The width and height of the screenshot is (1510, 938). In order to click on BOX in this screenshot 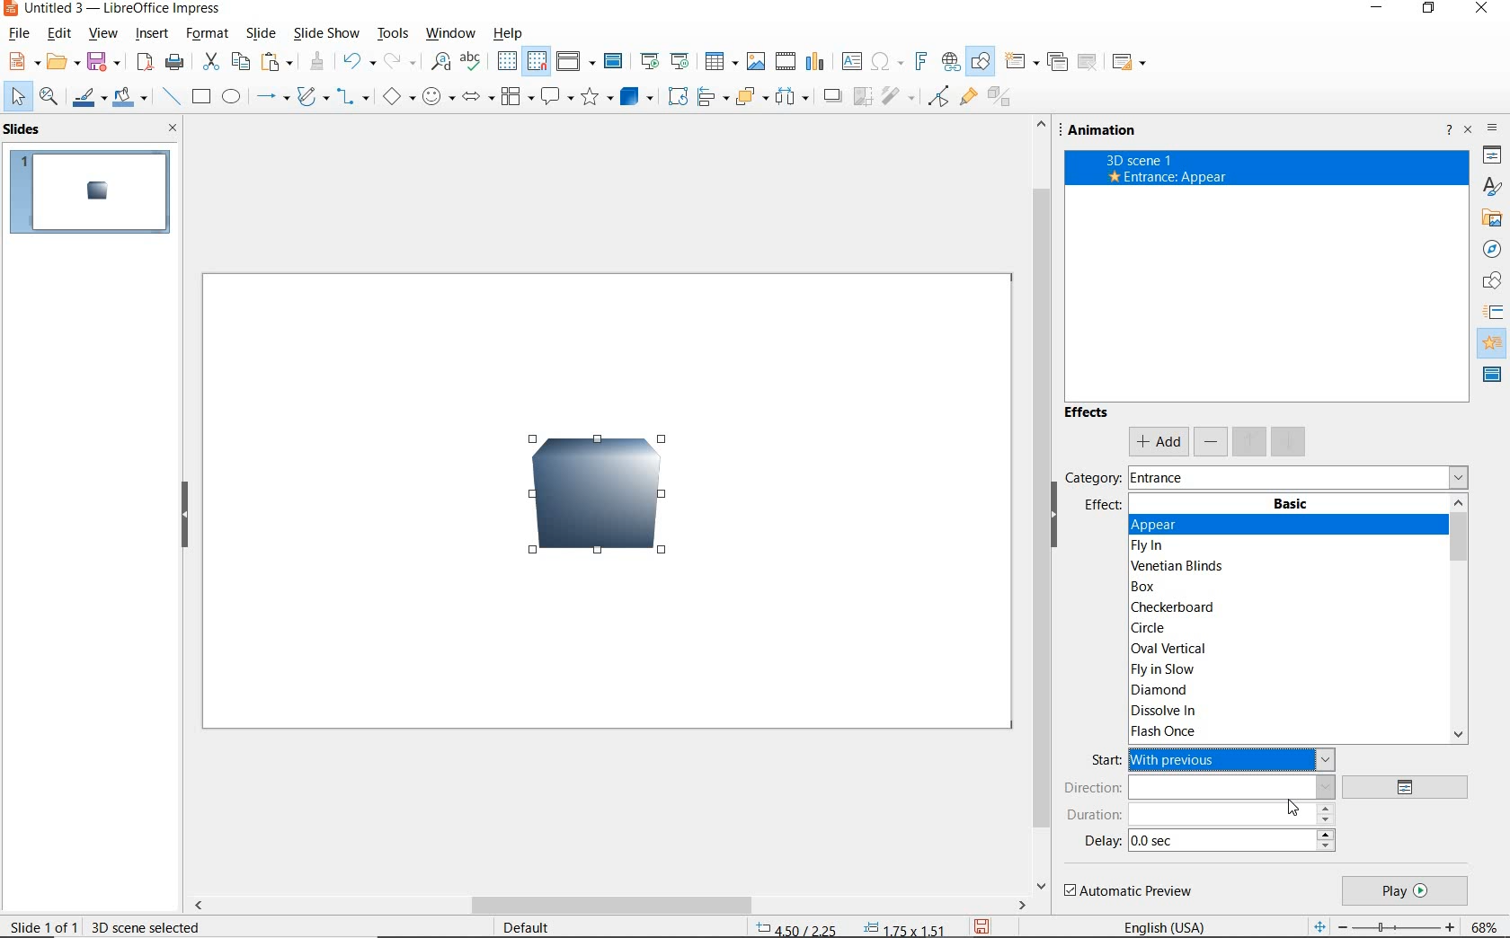, I will do `click(1153, 587)`.